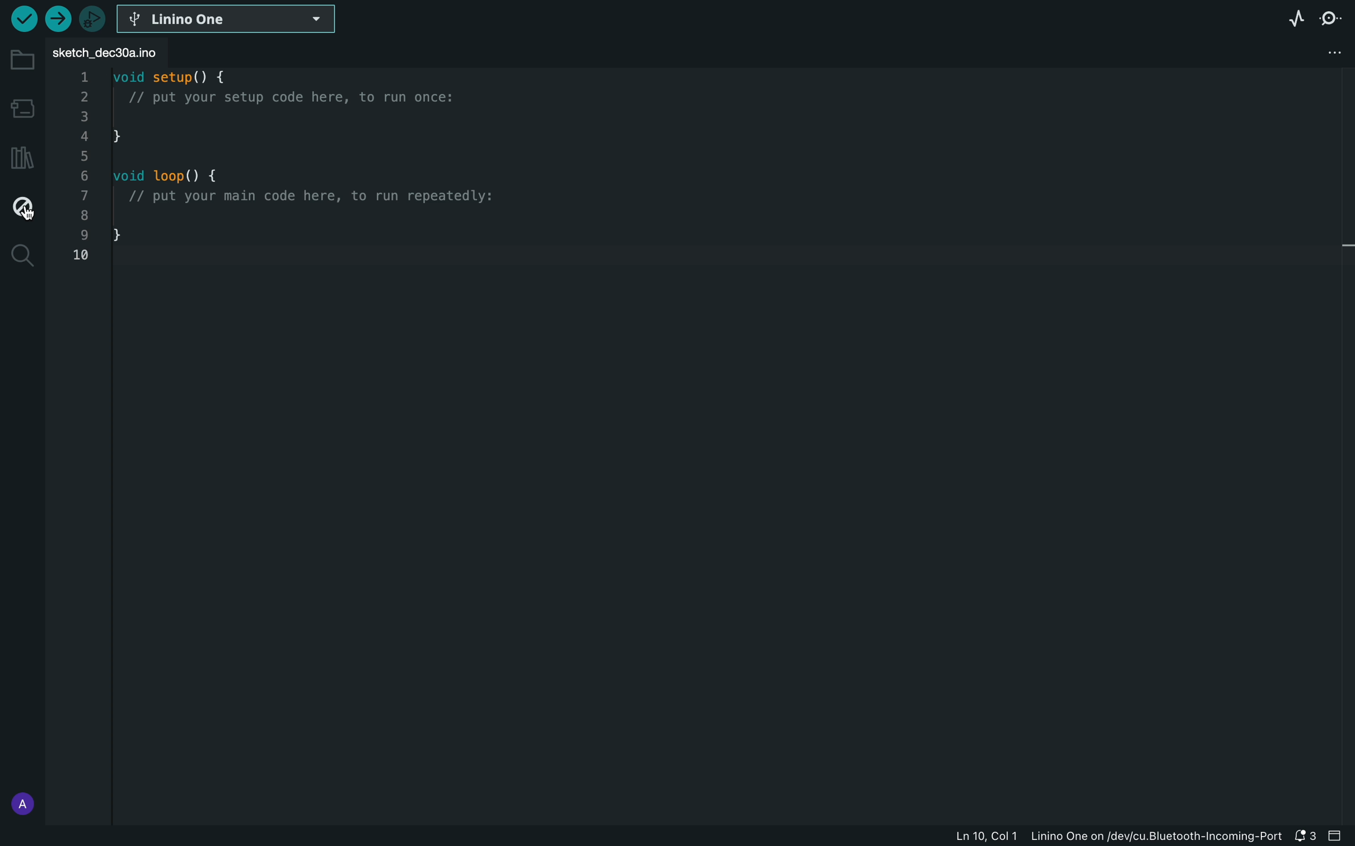 This screenshot has height=846, width=1355. I want to click on serial plotter, so click(1295, 18).